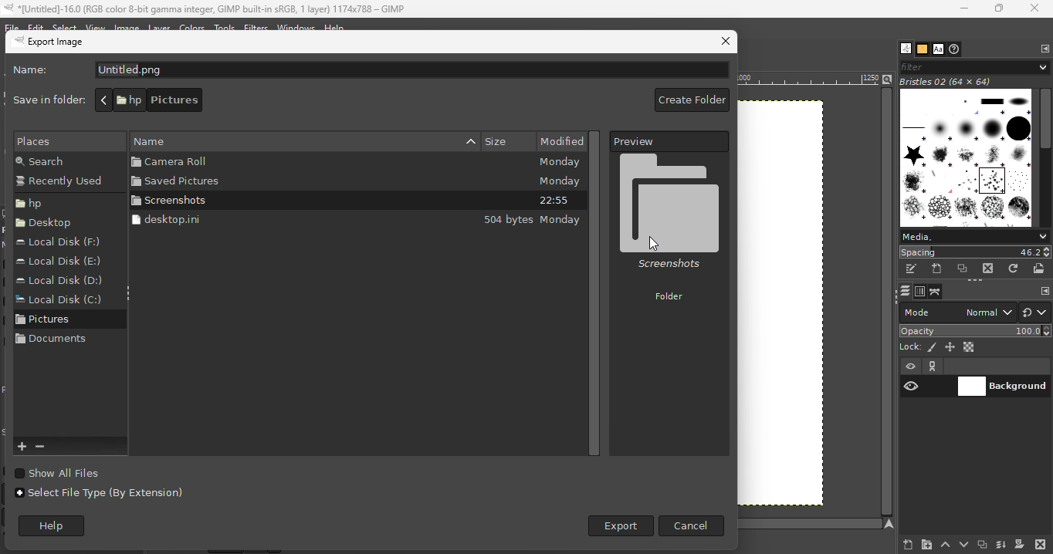 The height and width of the screenshot is (554, 1053). I want to click on hp, so click(127, 99).